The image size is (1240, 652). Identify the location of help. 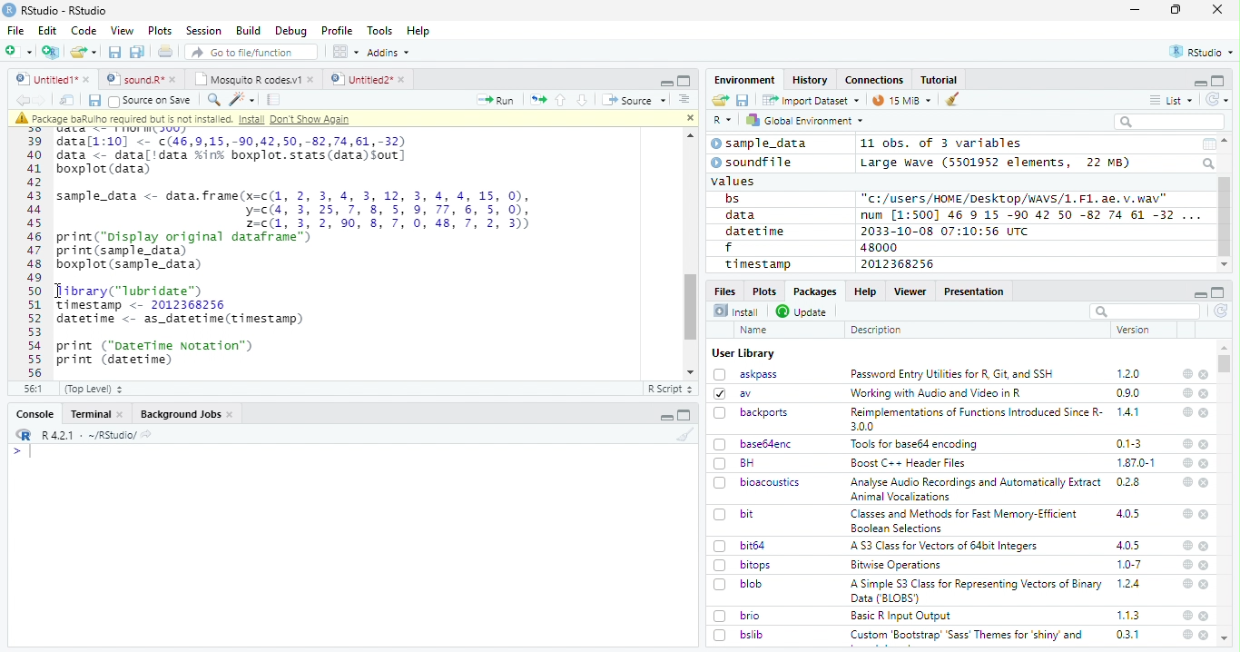
(1186, 481).